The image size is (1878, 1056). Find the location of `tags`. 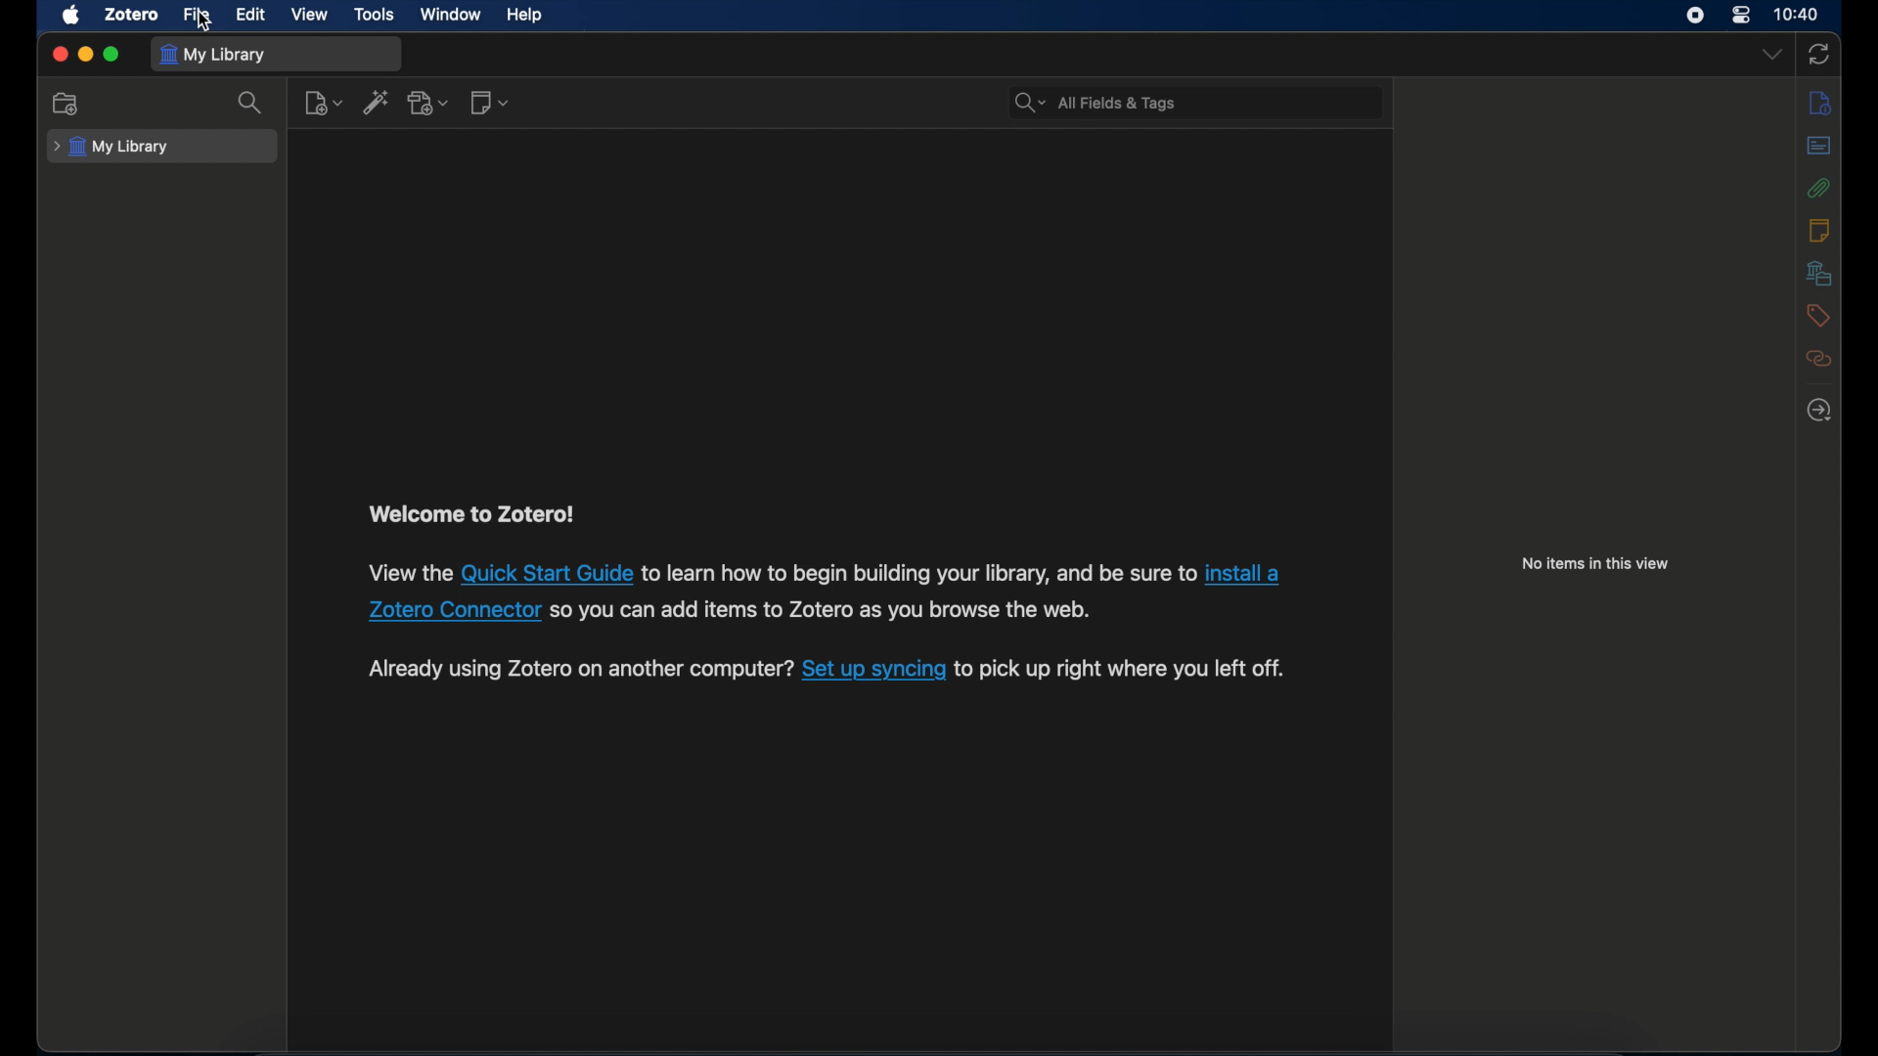

tags is located at coordinates (1818, 318).